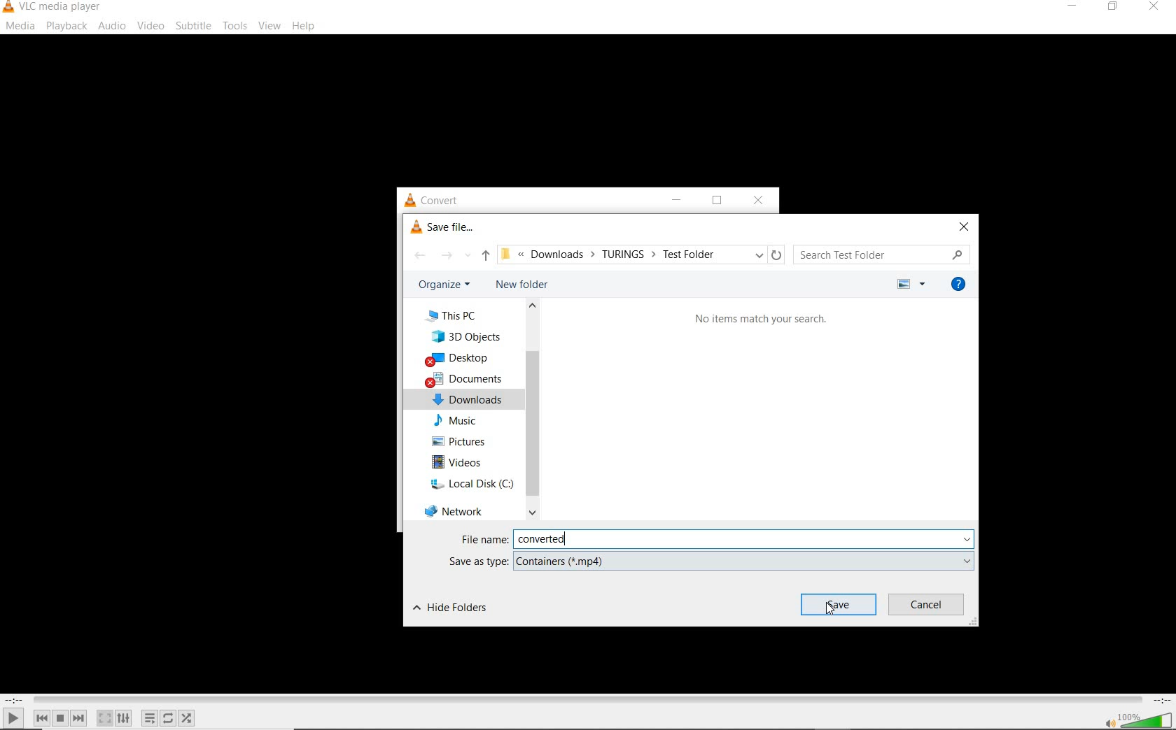 This screenshot has width=1176, height=730. What do you see at coordinates (442, 227) in the screenshot?
I see `save file` at bounding box center [442, 227].